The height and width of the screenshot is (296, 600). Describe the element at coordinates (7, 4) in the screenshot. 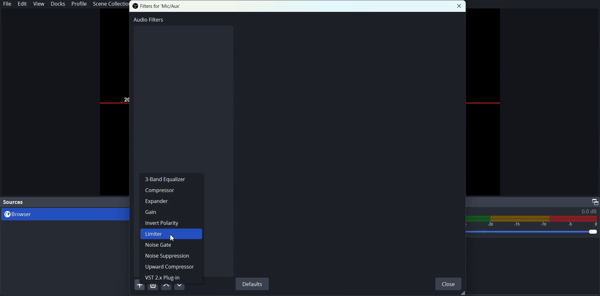

I see `File` at that location.